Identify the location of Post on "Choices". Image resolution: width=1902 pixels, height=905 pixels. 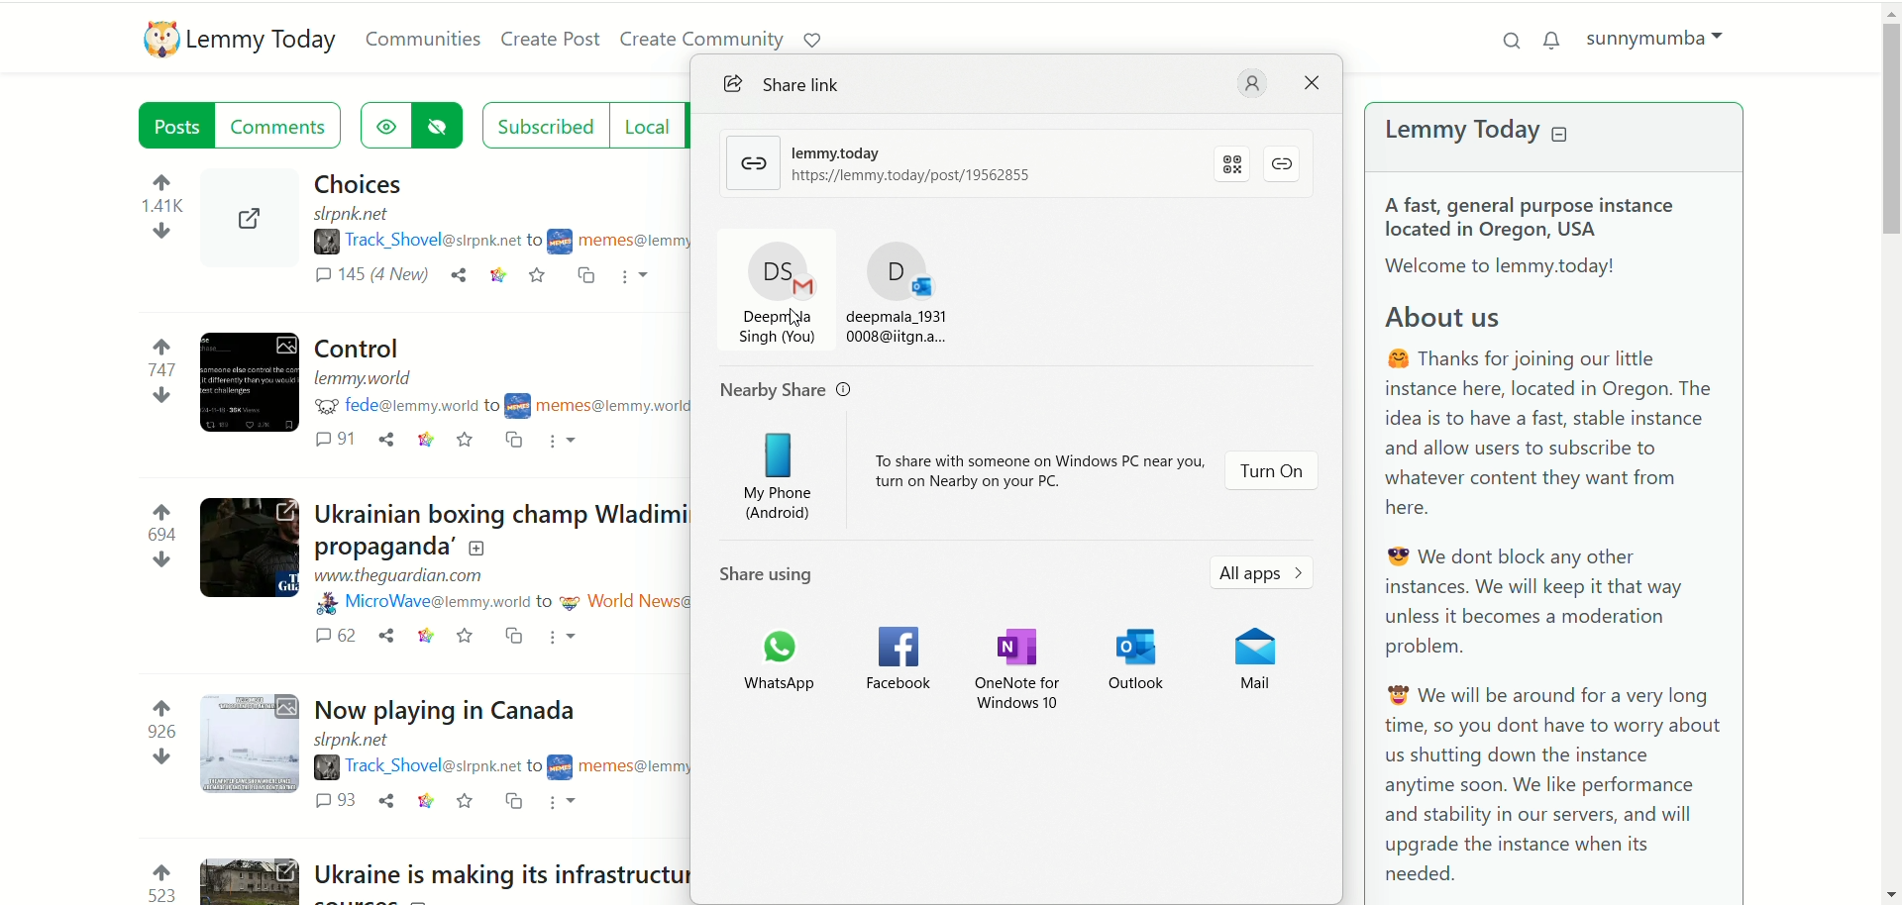
(359, 182).